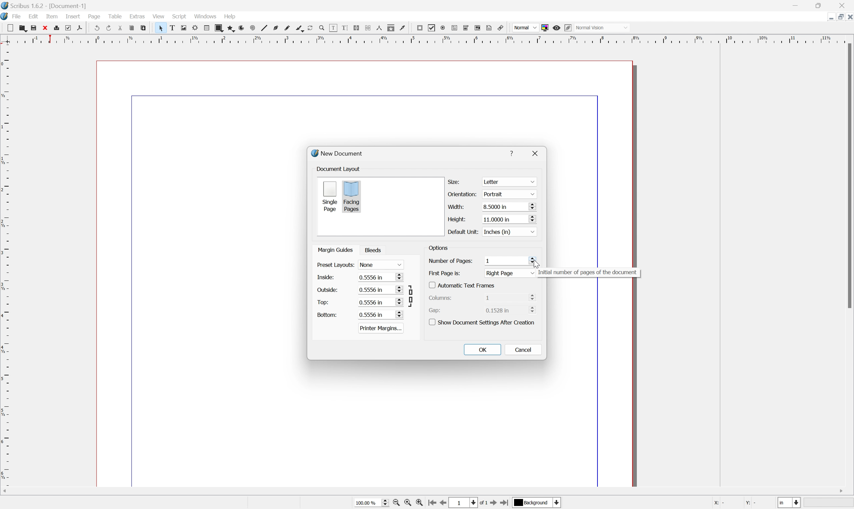 Image resolution: width=854 pixels, height=509 pixels. What do you see at coordinates (482, 502) in the screenshot?
I see `of 1` at bounding box center [482, 502].